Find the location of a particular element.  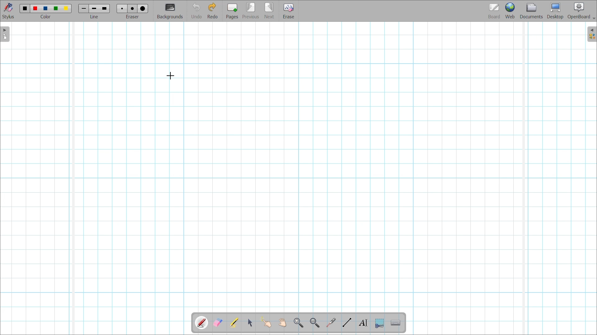

Write text is located at coordinates (363, 323).